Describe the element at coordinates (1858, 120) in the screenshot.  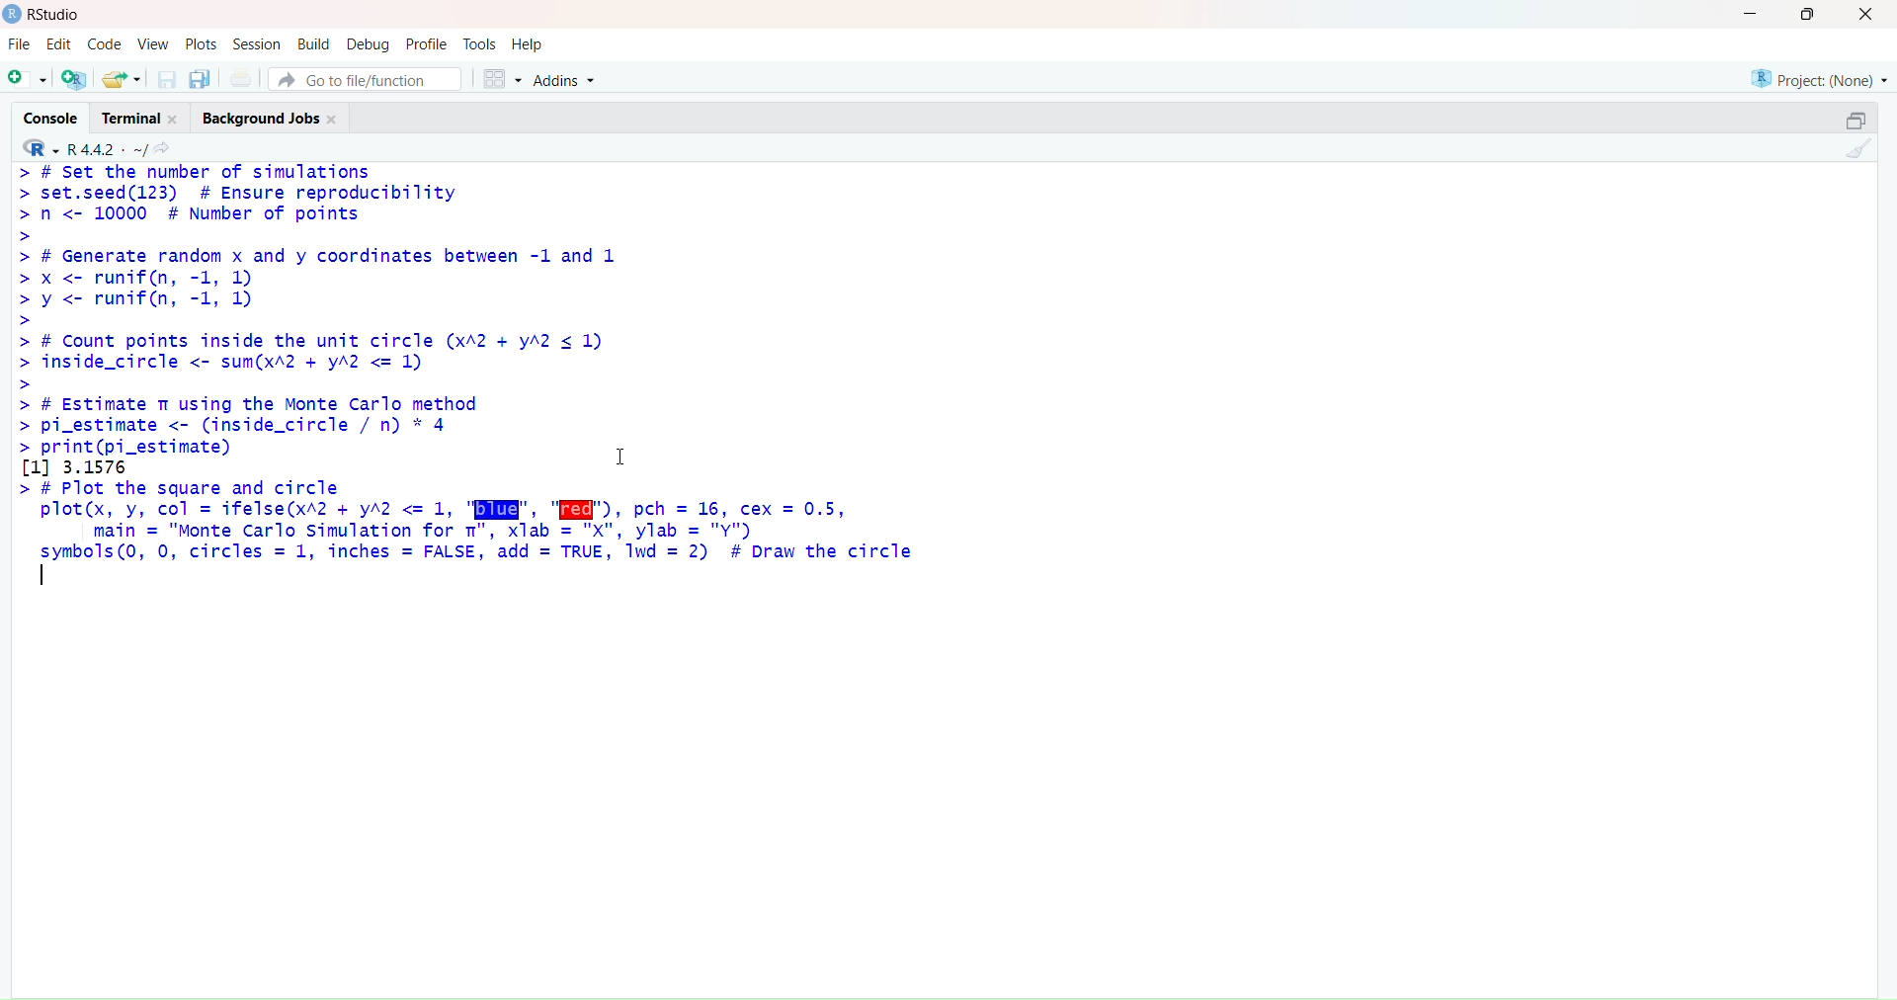
I see `Maximize` at that location.